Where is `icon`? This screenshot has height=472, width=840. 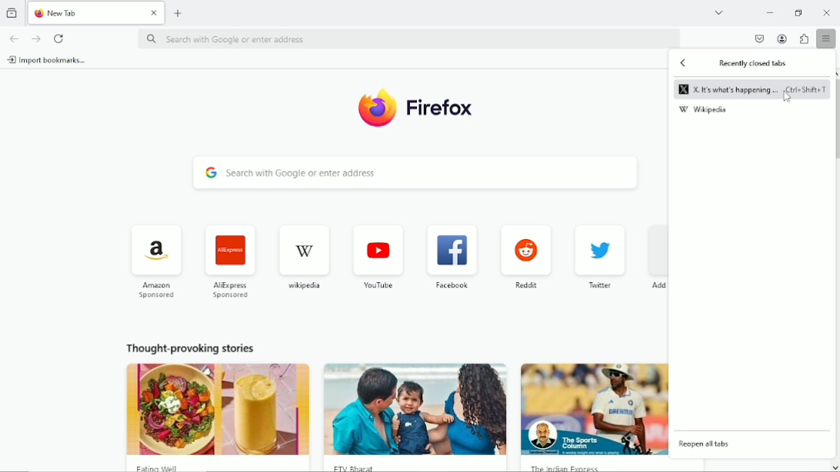
icon is located at coordinates (375, 108).